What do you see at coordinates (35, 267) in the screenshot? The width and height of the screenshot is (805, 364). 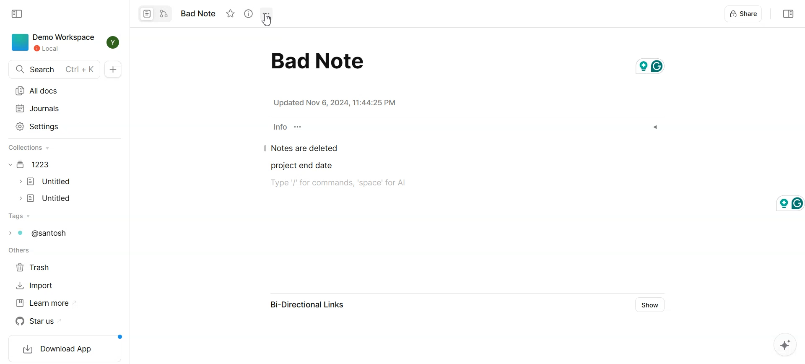 I see `Trash` at bounding box center [35, 267].